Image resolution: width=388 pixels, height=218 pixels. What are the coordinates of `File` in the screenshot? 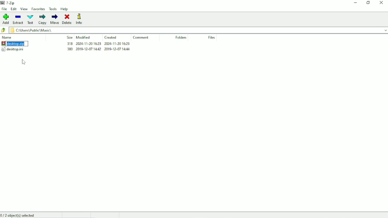 It's located at (5, 9).